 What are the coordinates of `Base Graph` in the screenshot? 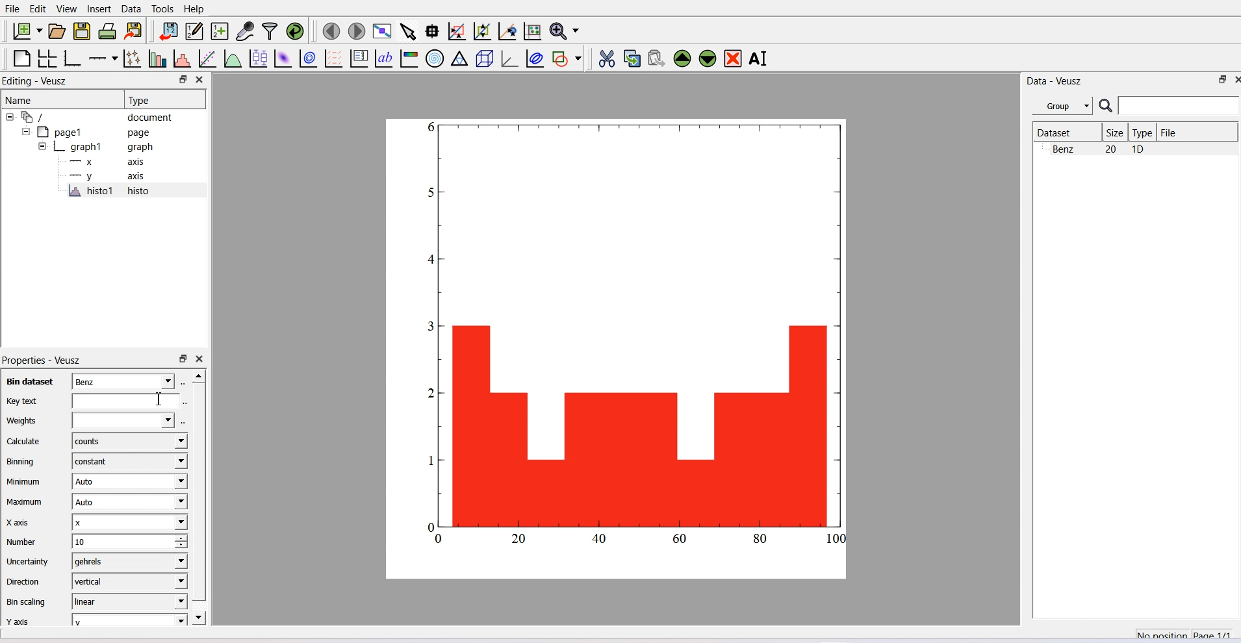 It's located at (73, 58).